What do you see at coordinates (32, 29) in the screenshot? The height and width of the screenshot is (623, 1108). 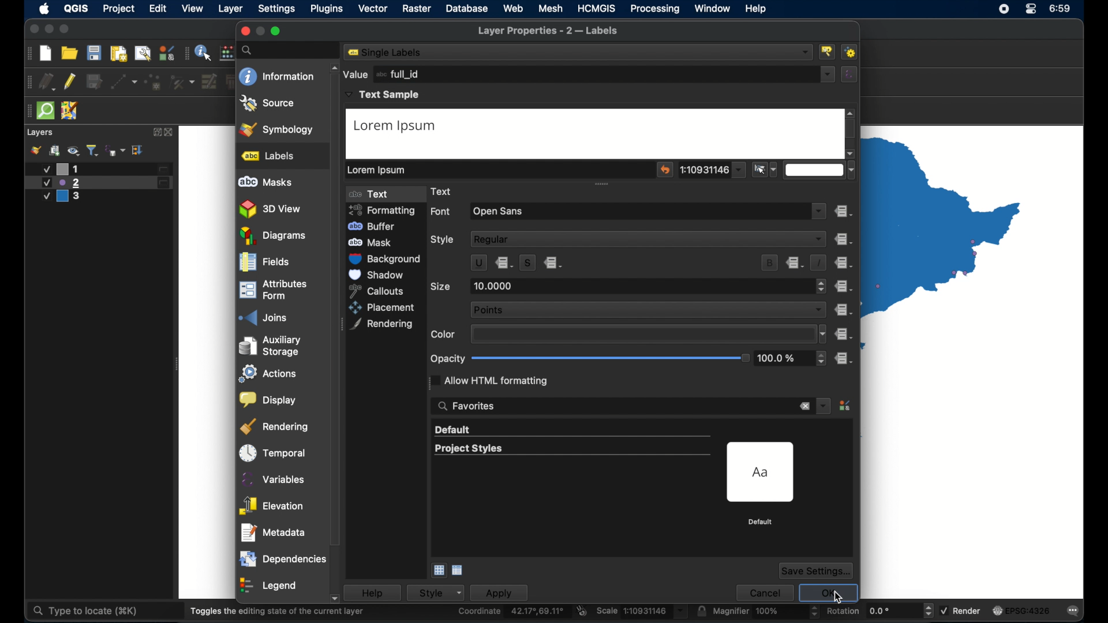 I see `close` at bounding box center [32, 29].